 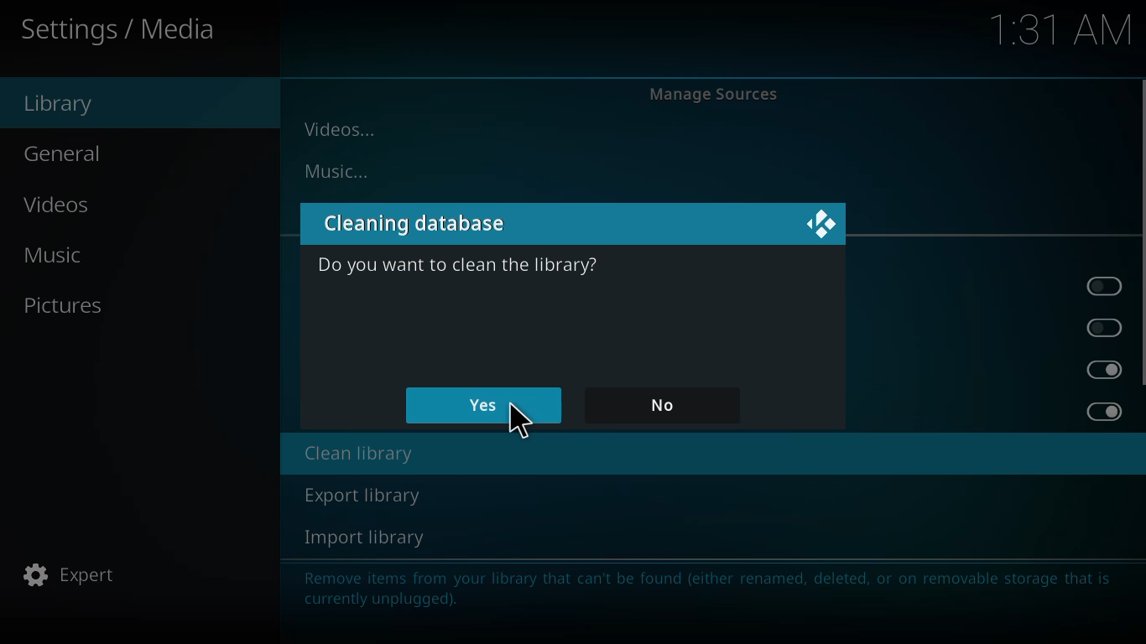 I want to click on enable, so click(x=1104, y=286).